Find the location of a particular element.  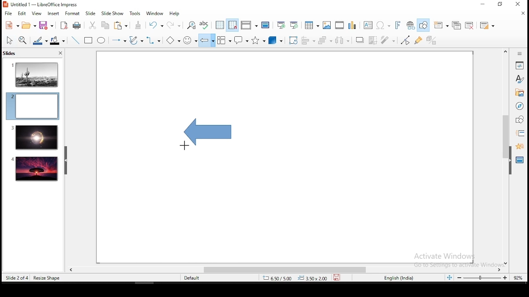

0.00x0.00 is located at coordinates (313, 278).